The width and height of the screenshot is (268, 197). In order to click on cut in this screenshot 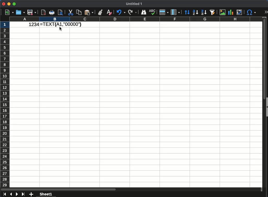, I will do `click(70, 13)`.